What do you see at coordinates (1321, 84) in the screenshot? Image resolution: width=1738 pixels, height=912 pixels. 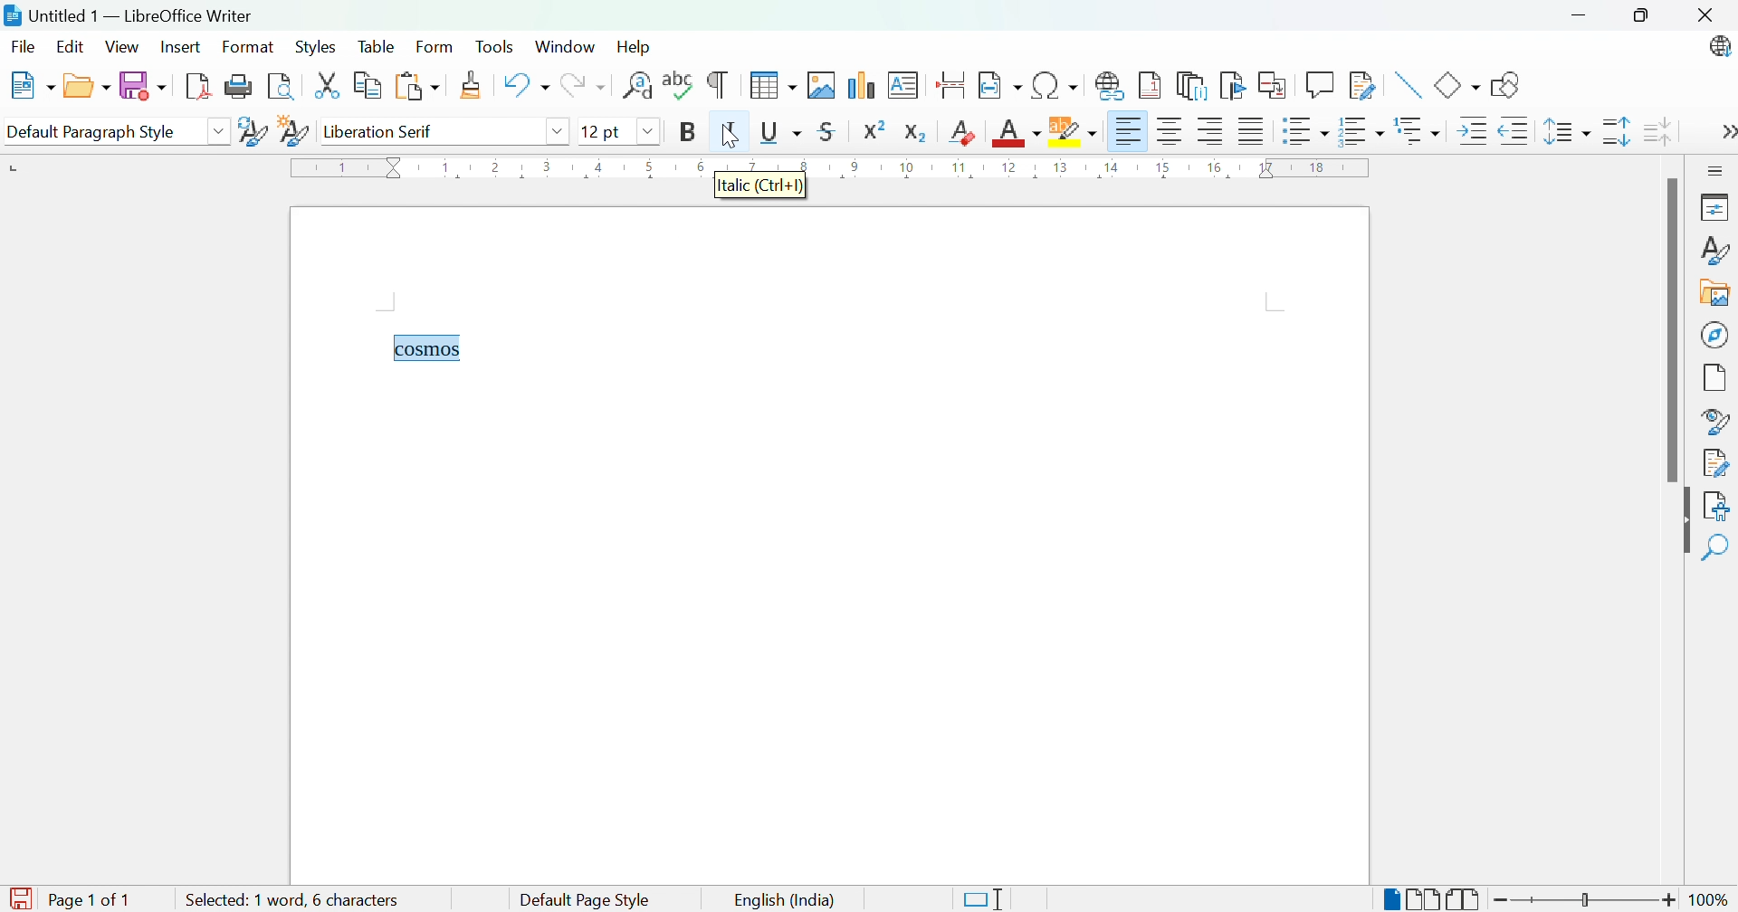 I see `Insert coment` at bounding box center [1321, 84].